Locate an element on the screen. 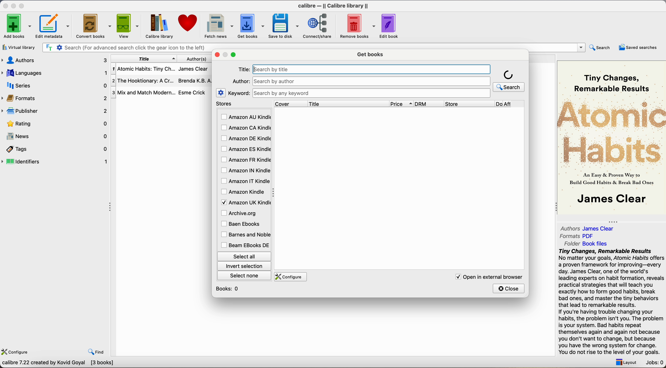 The width and height of the screenshot is (666, 368). fetch news is located at coordinates (218, 26).